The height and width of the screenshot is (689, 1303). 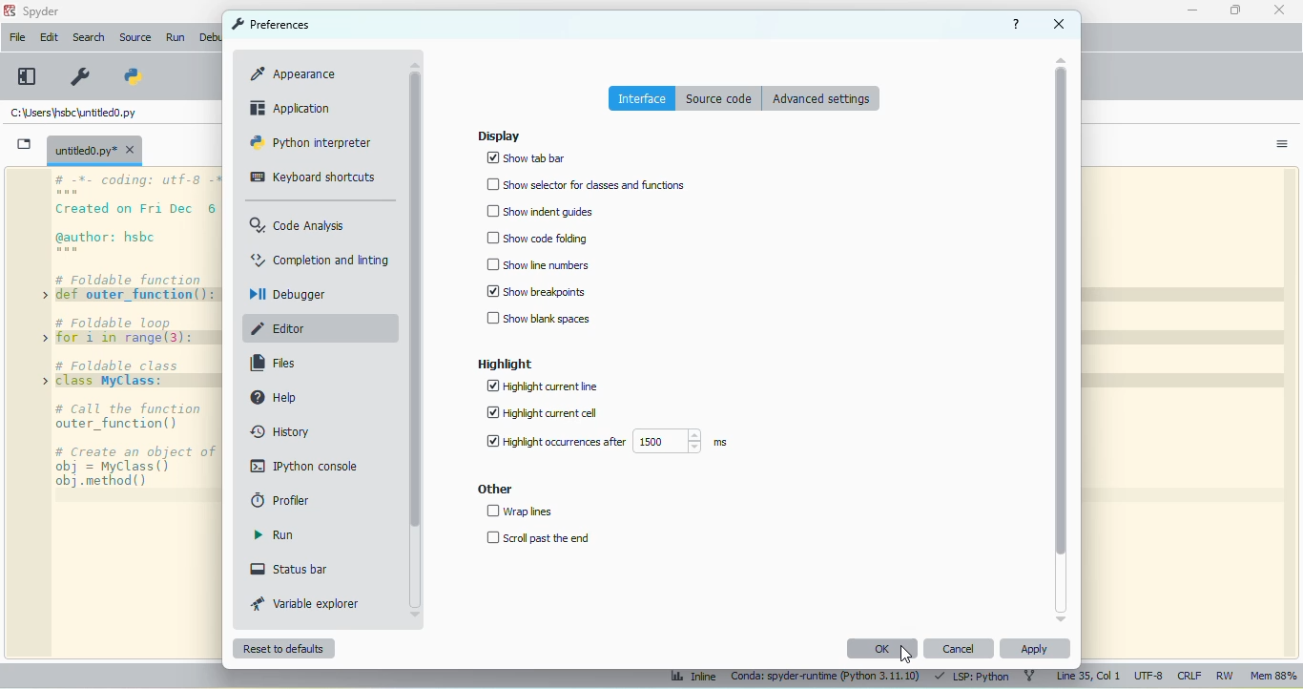 I want to click on logo, so click(x=10, y=10).